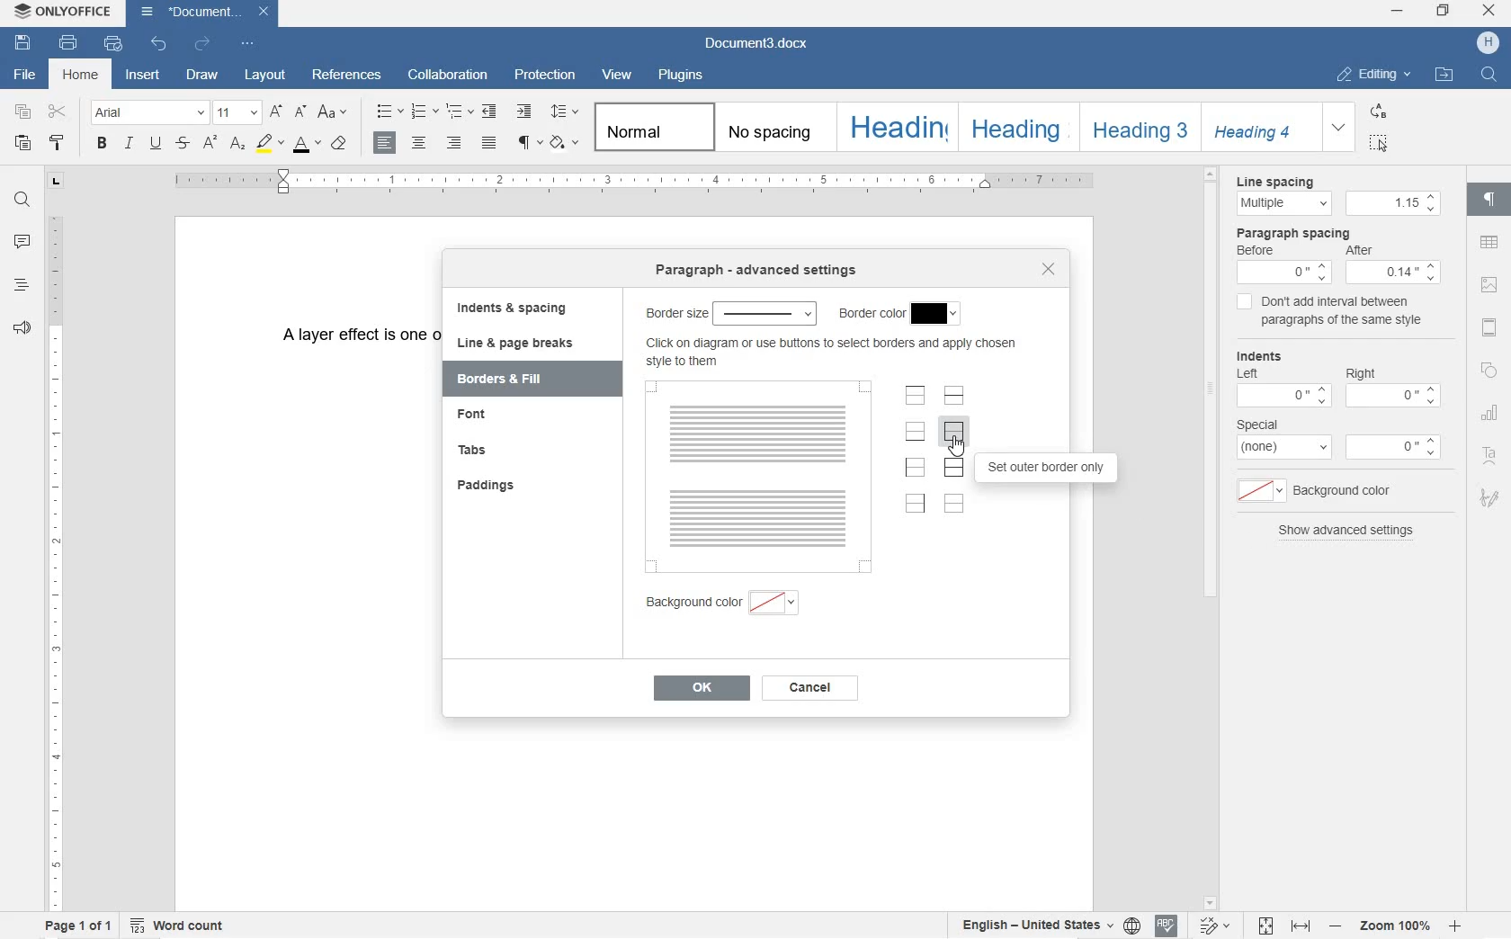 The height and width of the screenshot is (939, 1511). Describe the element at coordinates (1167, 926) in the screenshot. I see `SPELL CHECKING` at that location.